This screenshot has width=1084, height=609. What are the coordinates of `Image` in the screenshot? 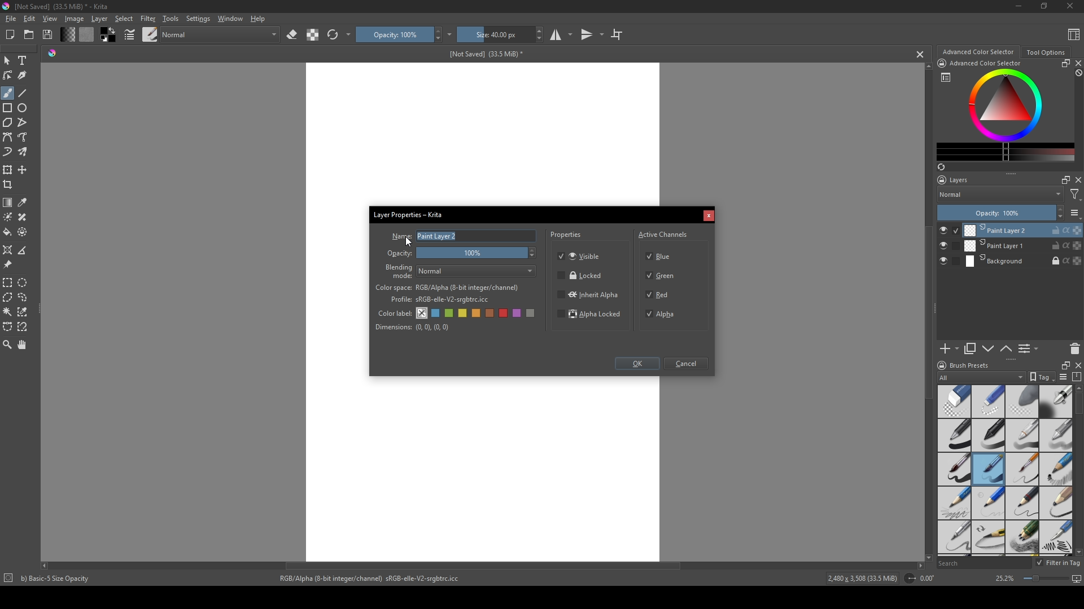 It's located at (74, 19).